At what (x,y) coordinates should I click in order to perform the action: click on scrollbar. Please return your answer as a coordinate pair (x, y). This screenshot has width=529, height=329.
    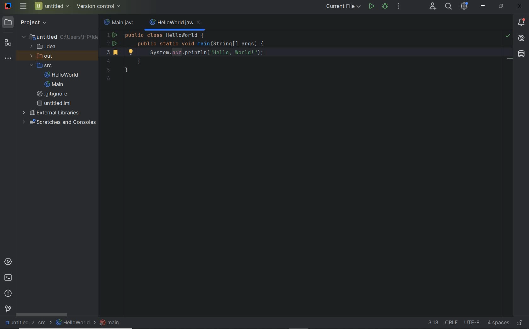
    Looking at the image, I should click on (42, 314).